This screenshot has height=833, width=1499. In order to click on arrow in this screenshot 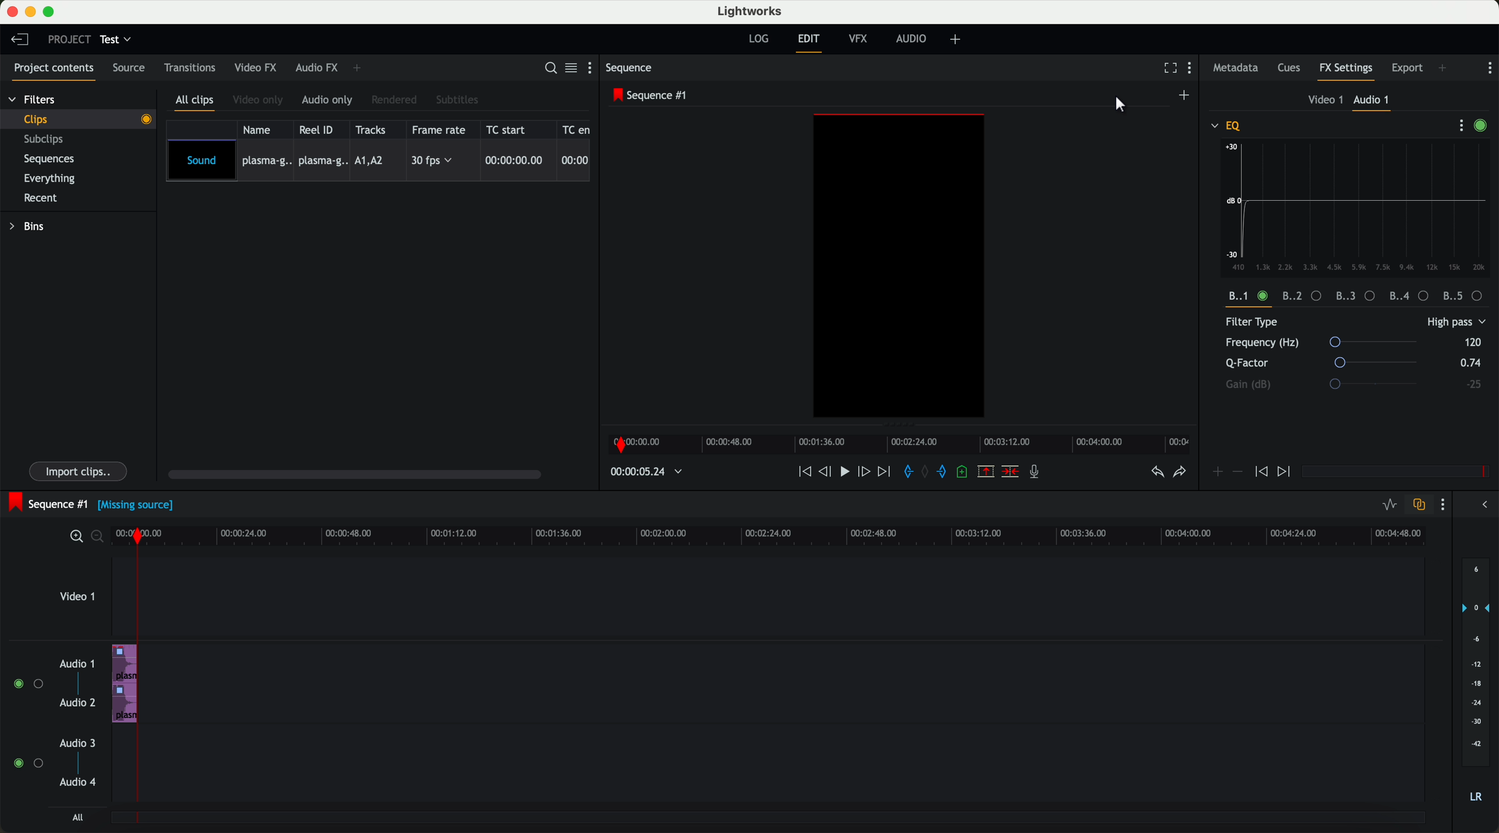, I will do `click(1481, 506)`.